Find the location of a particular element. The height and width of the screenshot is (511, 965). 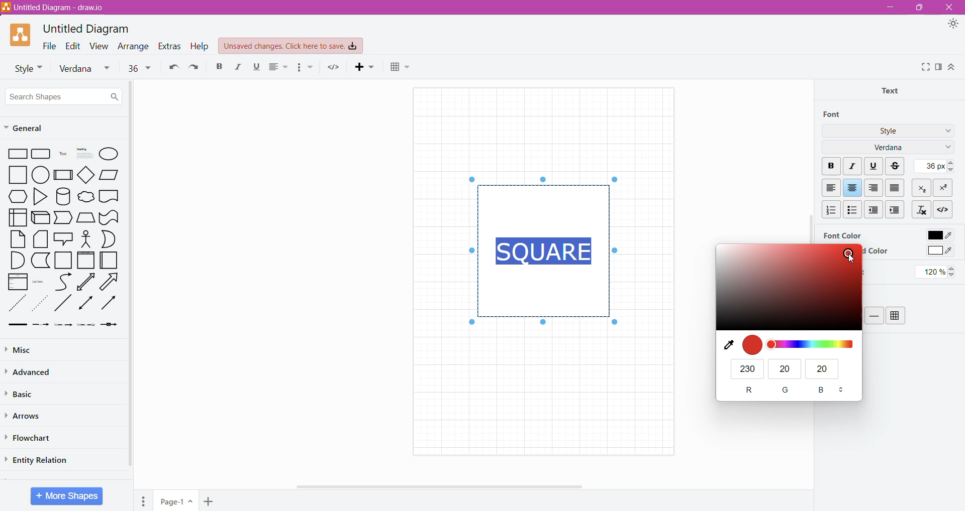

Minimize is located at coordinates (890, 7).